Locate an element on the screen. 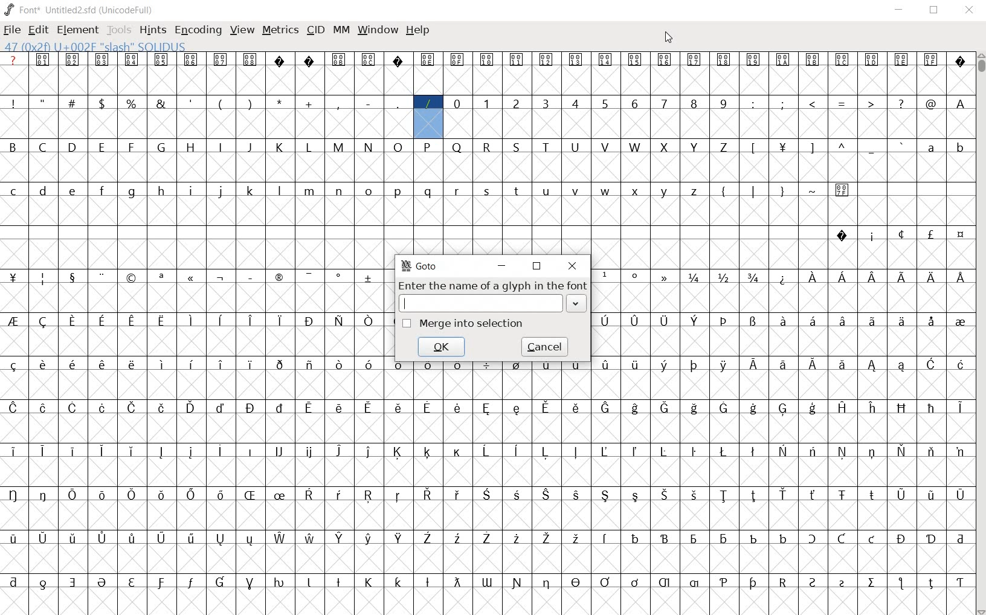  glyph is located at coordinates (162, 191).